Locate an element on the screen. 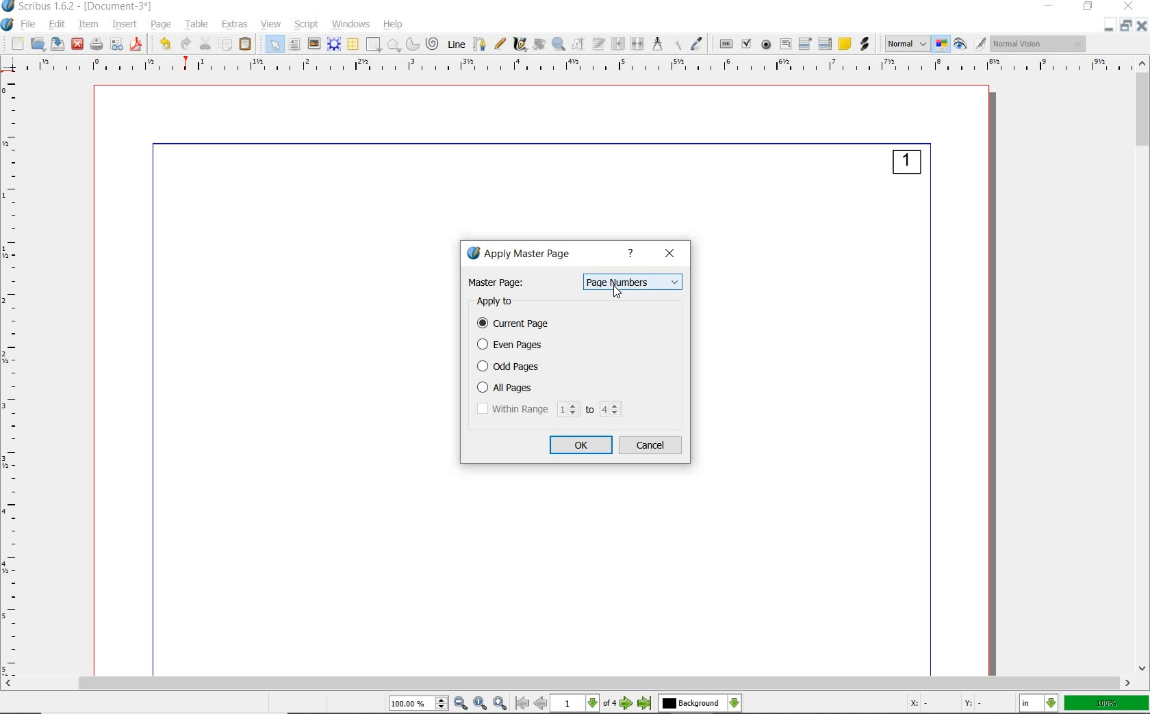 Image resolution: width=1150 pixels, height=714 pixels. 1 is located at coordinates (906, 165).